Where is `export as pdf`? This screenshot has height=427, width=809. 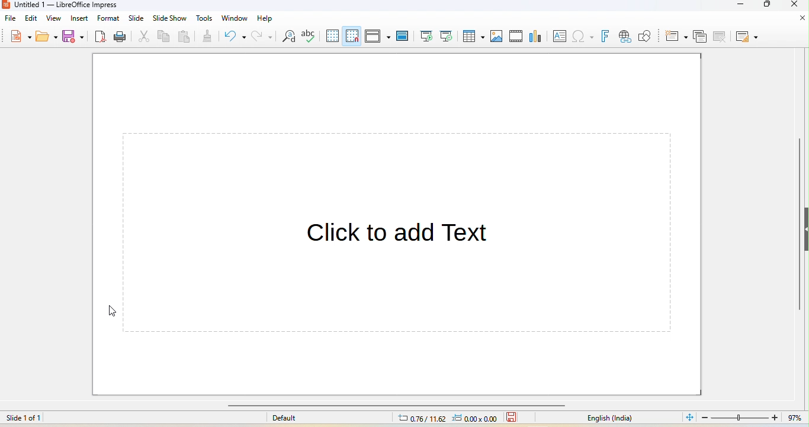
export as pdf is located at coordinates (101, 37).